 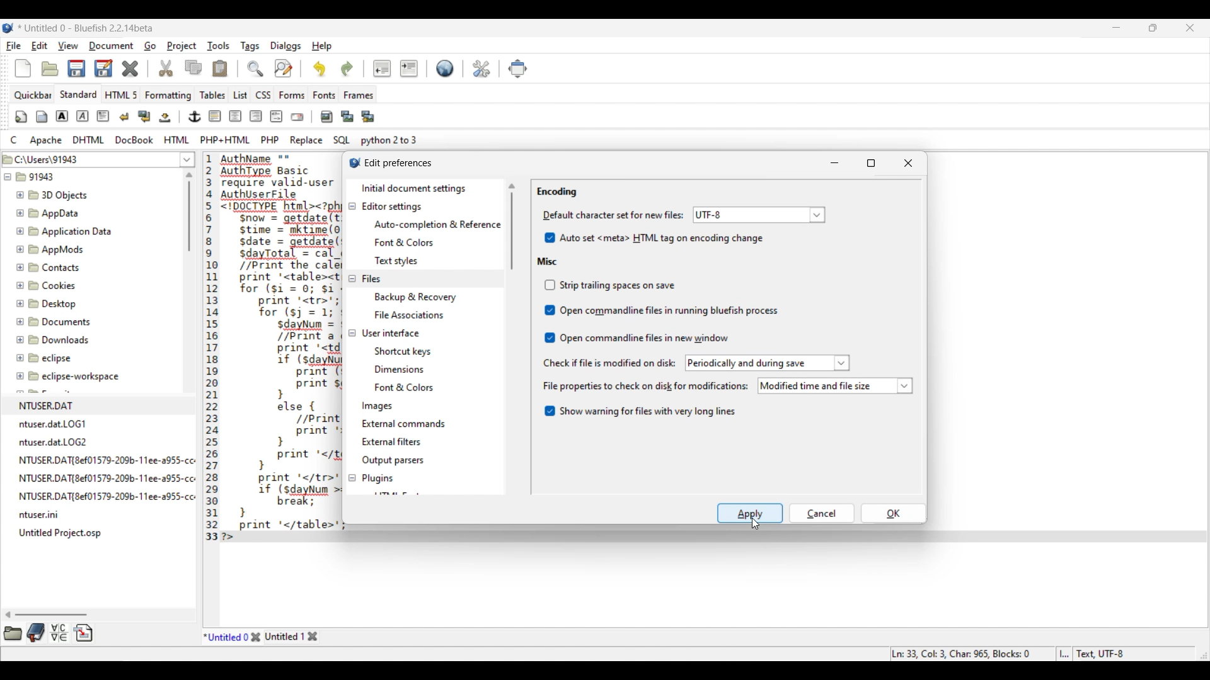 I want to click on Go menu, so click(x=150, y=45).